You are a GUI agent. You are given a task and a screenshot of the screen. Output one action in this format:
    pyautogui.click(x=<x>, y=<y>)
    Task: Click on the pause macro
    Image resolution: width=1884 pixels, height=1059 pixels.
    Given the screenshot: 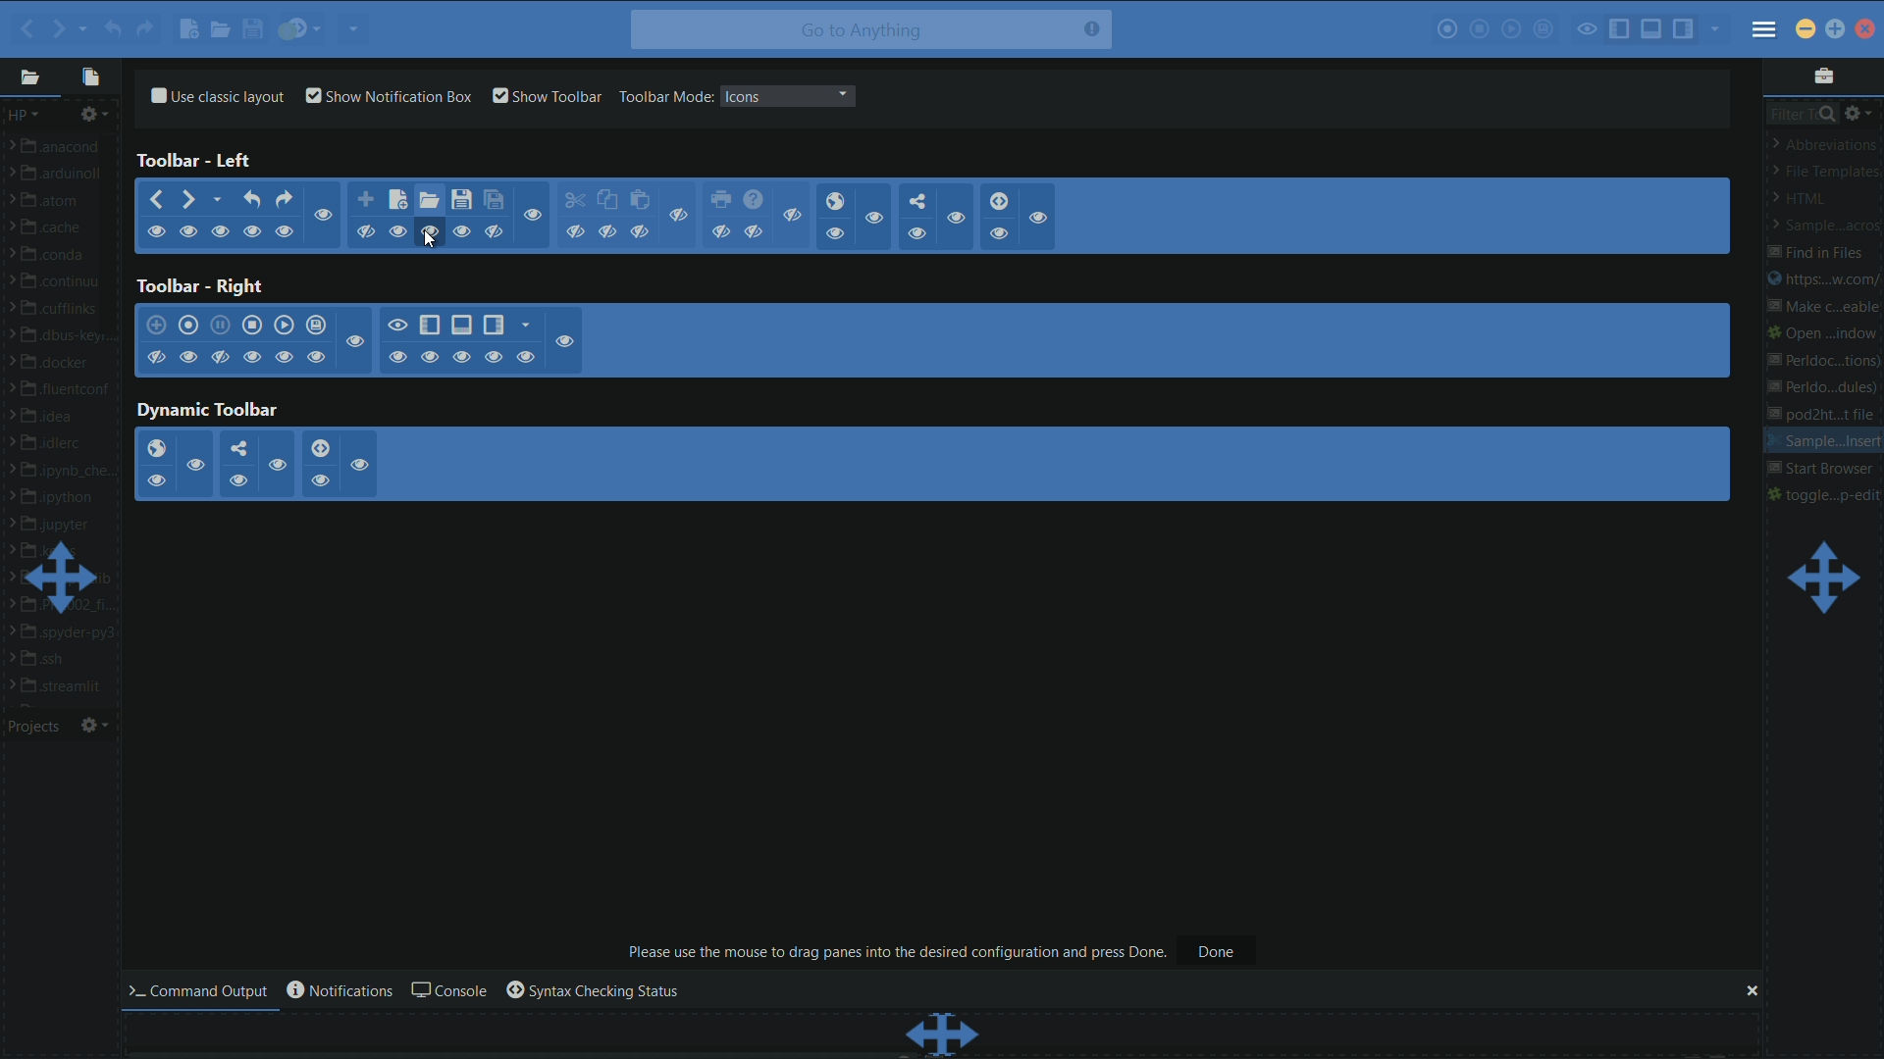 What is the action you would take?
    pyautogui.click(x=220, y=326)
    